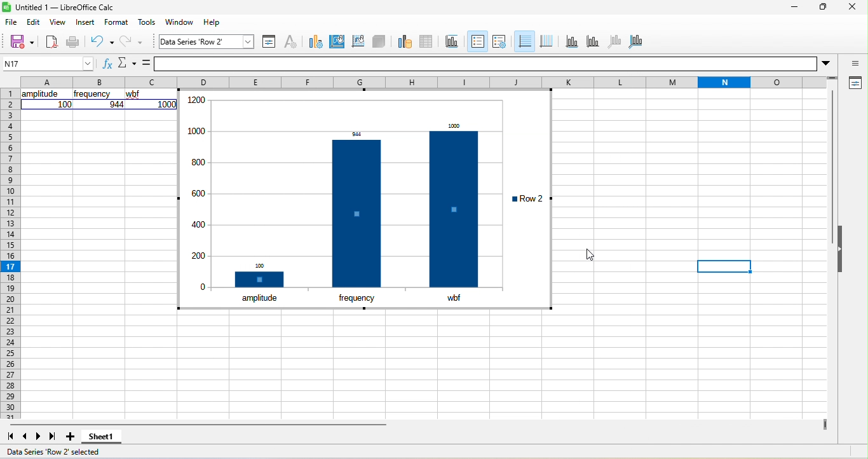 This screenshot has width=868, height=459. Describe the element at coordinates (405, 43) in the screenshot. I see `data range` at that location.